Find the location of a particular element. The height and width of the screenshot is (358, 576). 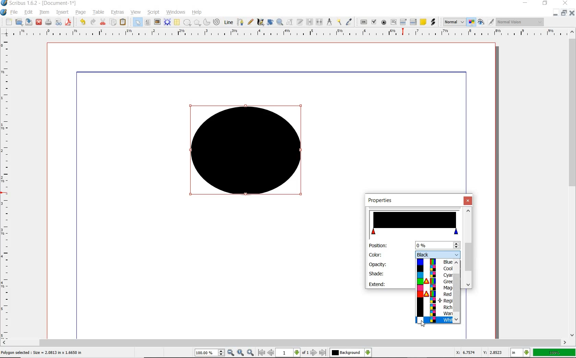

color palette is located at coordinates (434, 291).